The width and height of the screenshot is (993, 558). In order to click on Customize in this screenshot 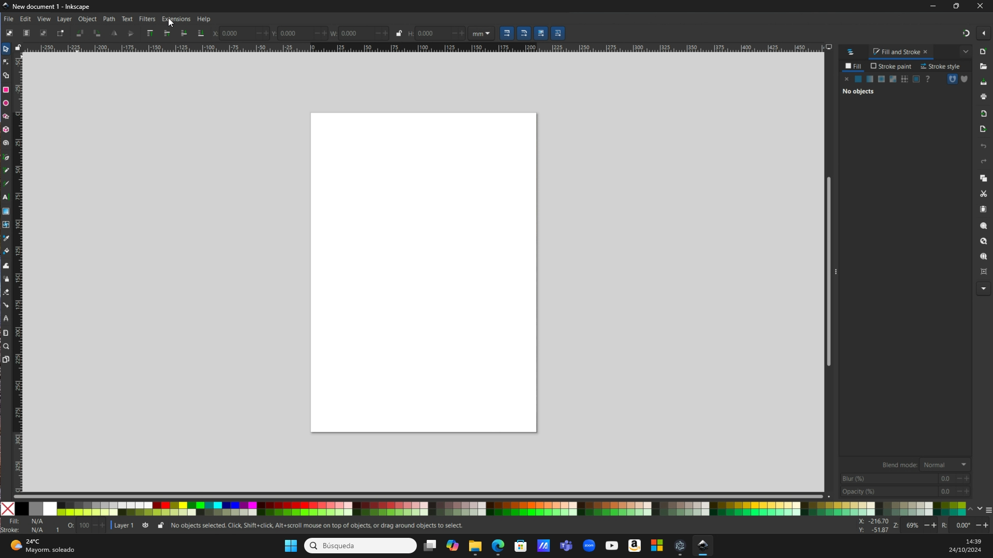, I will do `click(957, 81)`.